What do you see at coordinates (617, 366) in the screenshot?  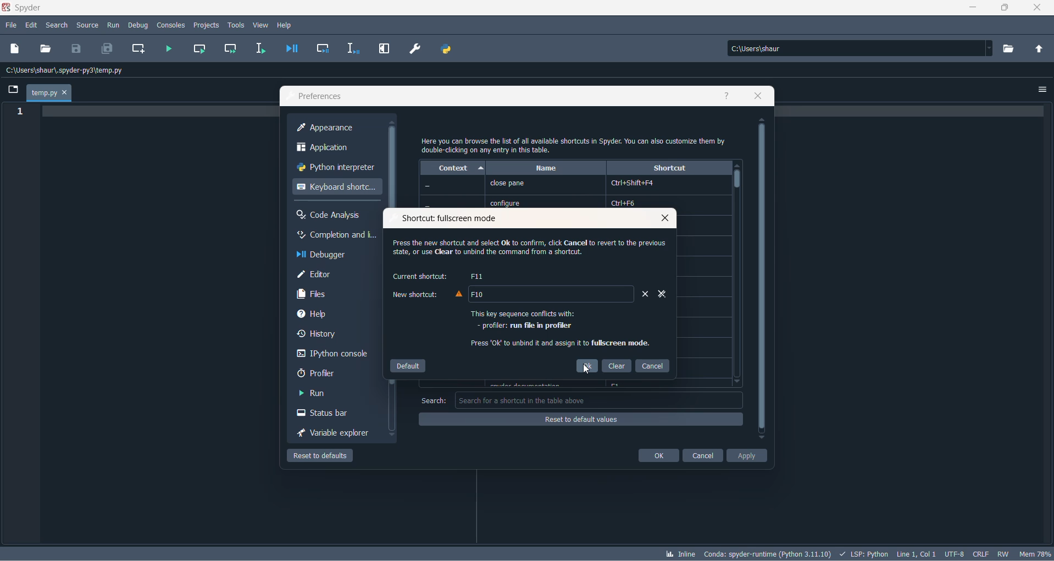 I see `clear` at bounding box center [617, 366].